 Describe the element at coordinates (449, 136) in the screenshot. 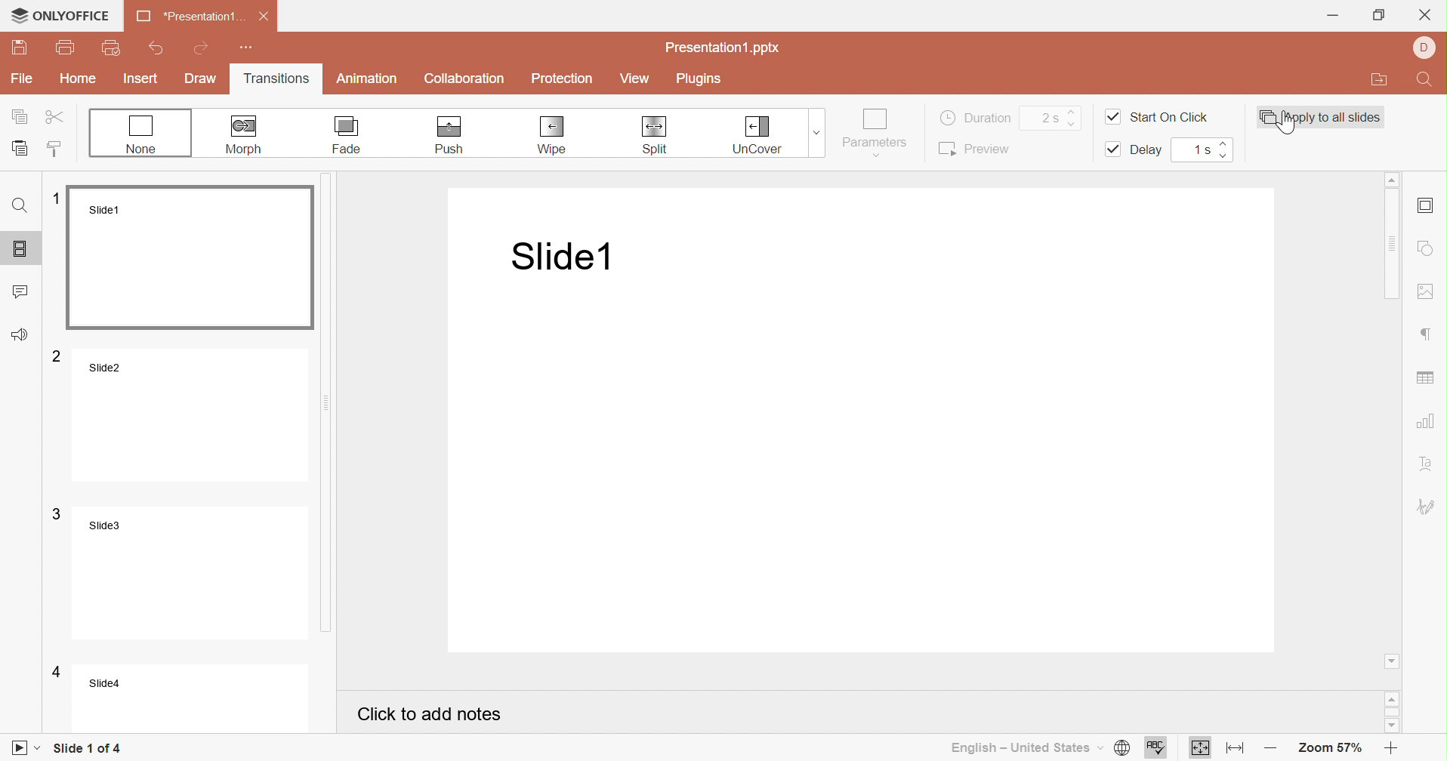

I see `Push` at that location.